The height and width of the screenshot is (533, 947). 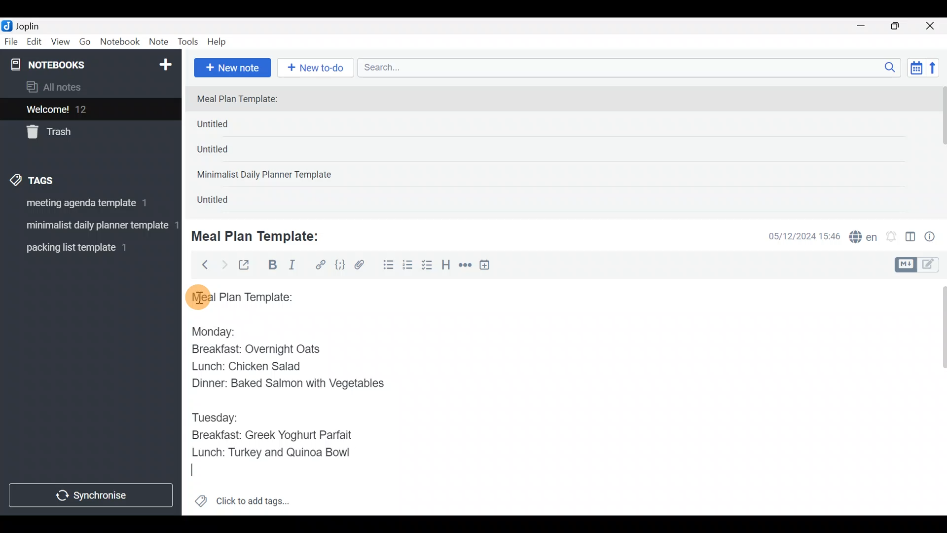 What do you see at coordinates (363, 266) in the screenshot?
I see `Attach file` at bounding box center [363, 266].